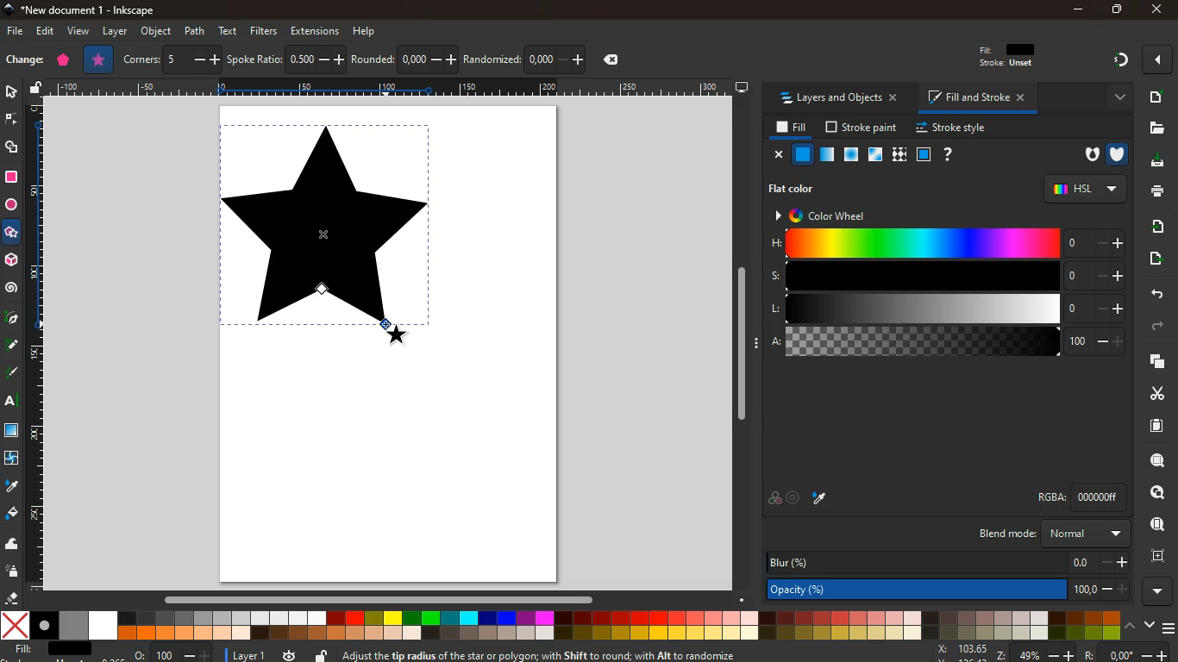 This screenshot has height=662, width=1178. I want to click on Draw scale, so click(392, 89).